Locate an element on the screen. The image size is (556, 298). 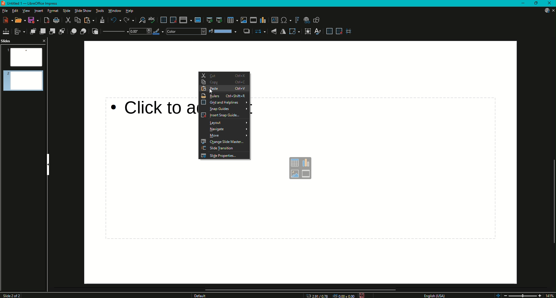
Slide 2 Preview is located at coordinates (25, 81).